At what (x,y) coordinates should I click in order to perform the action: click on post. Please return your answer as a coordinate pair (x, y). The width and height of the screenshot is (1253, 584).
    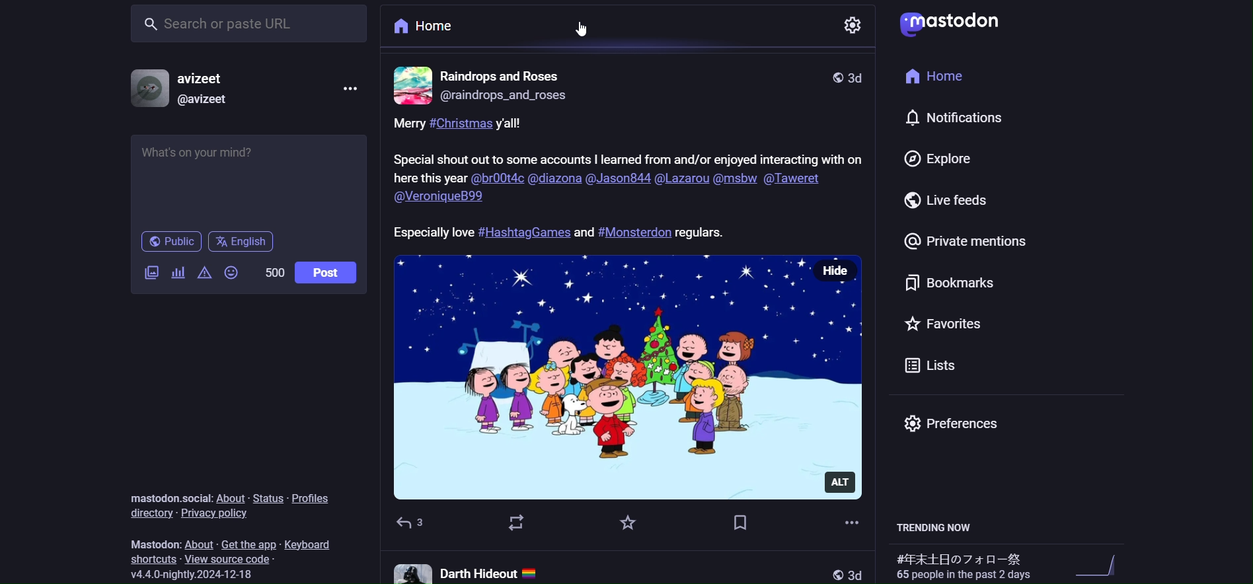
    Looking at the image, I should click on (330, 271).